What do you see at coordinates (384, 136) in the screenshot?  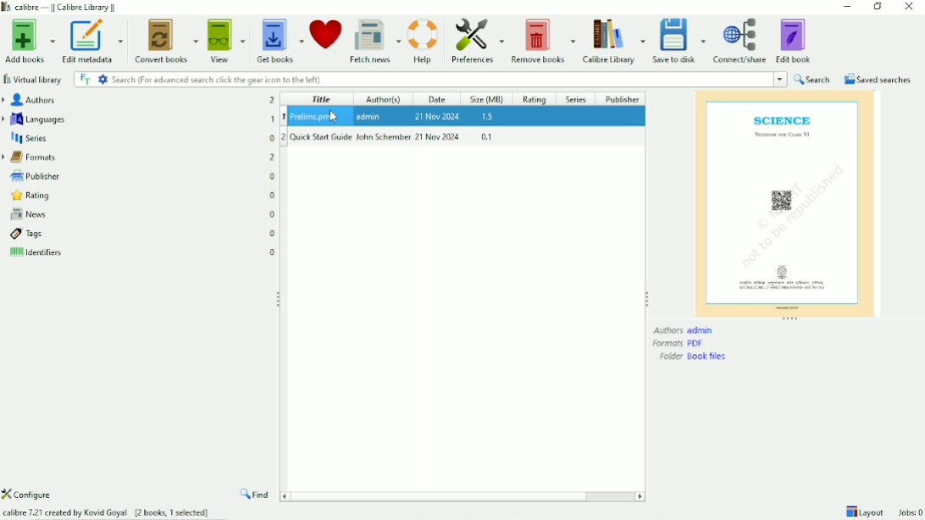 I see `John Schember` at bounding box center [384, 136].